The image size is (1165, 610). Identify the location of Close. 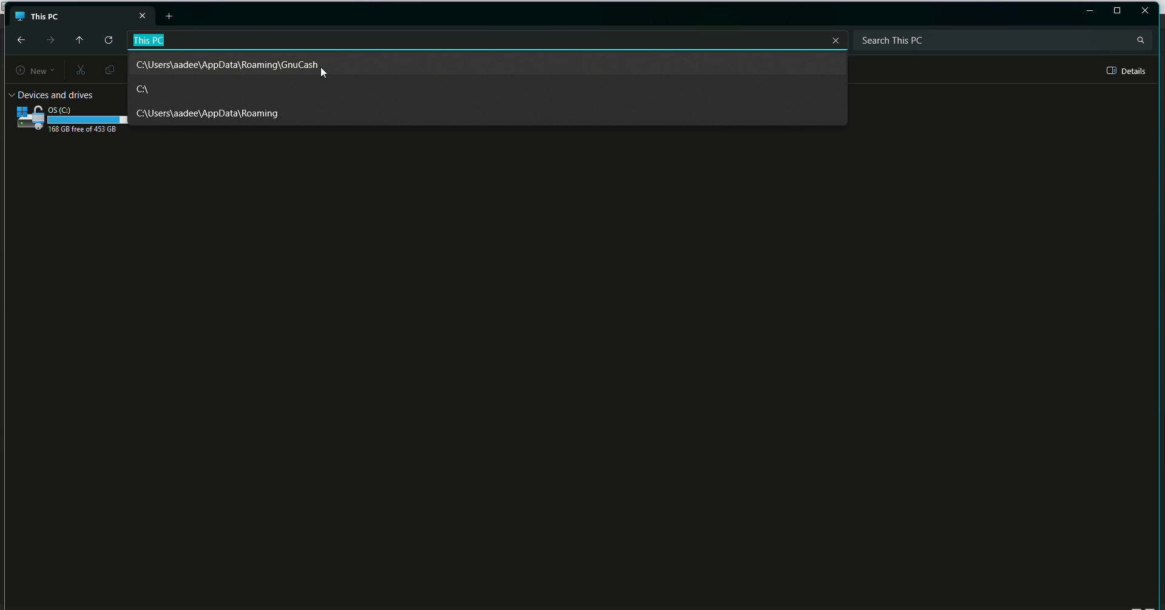
(1146, 10).